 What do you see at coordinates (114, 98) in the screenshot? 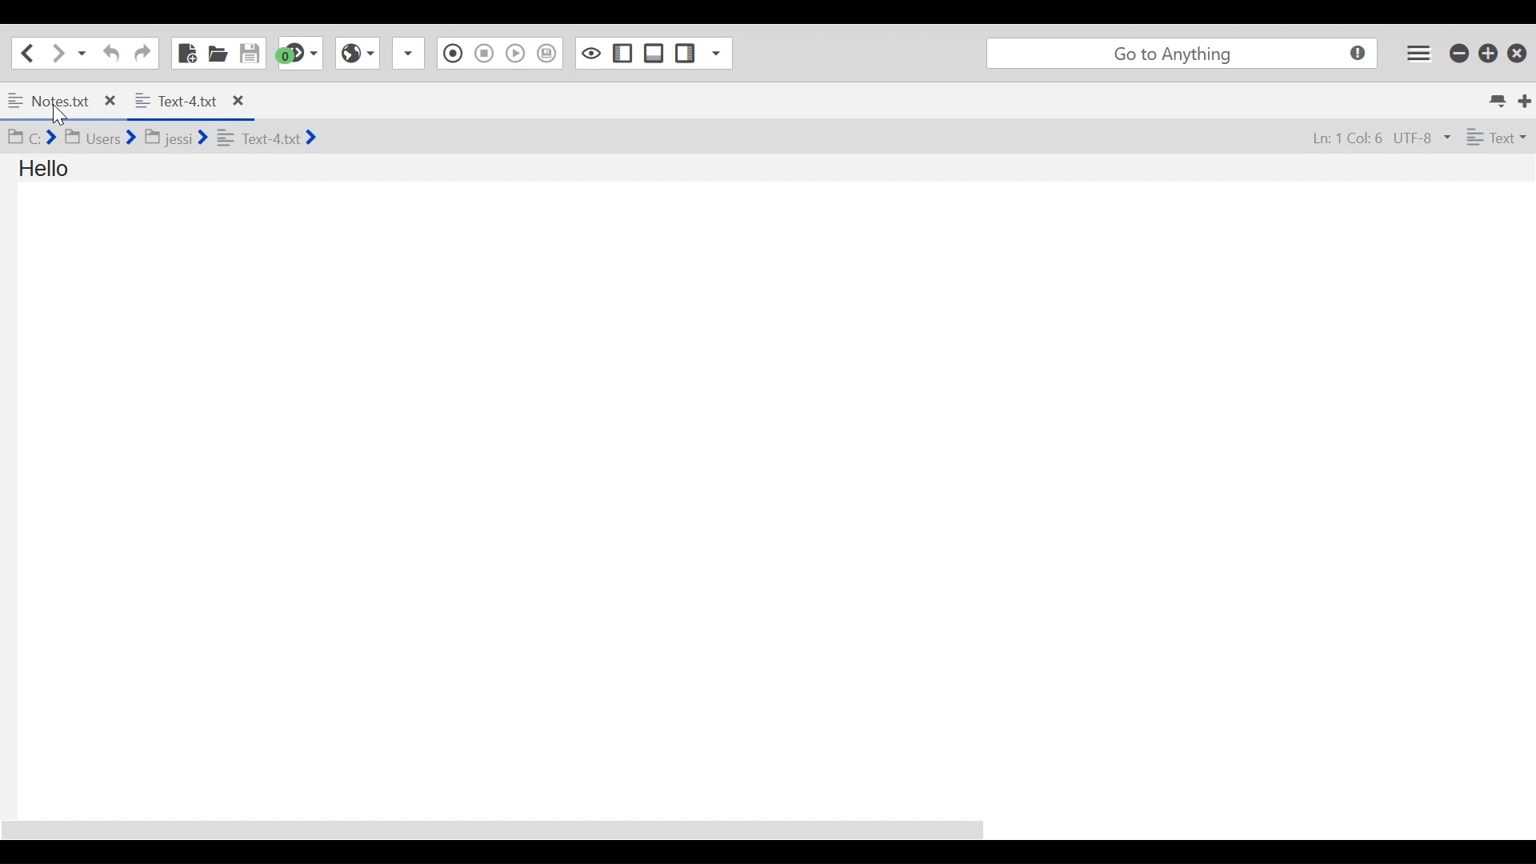
I see `close` at bounding box center [114, 98].